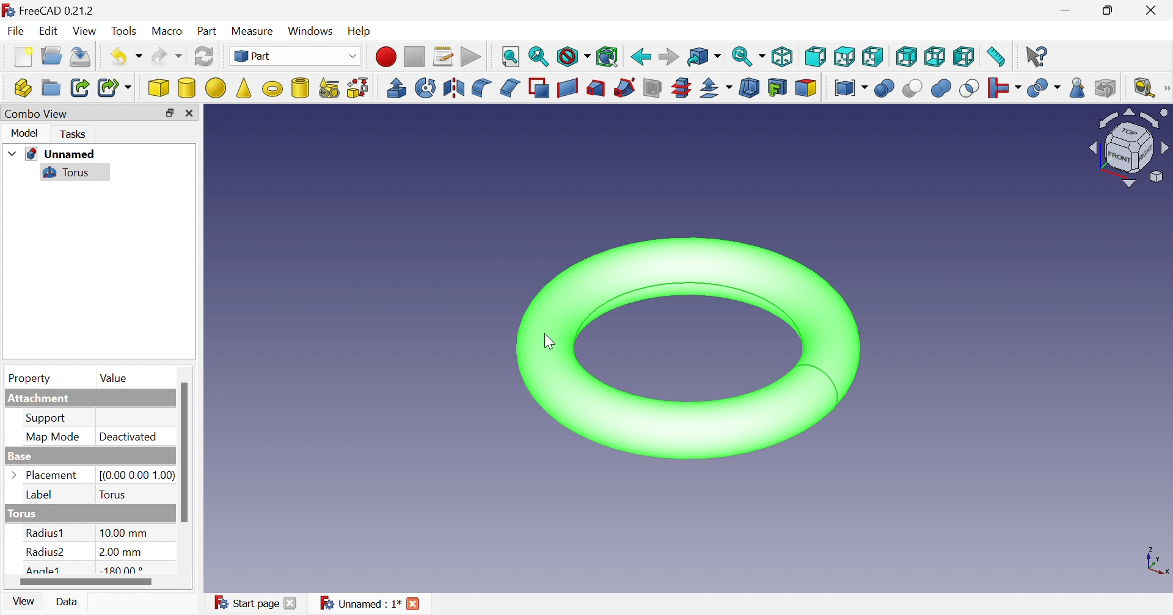 The height and width of the screenshot is (615, 1173). What do you see at coordinates (21, 514) in the screenshot?
I see `Torus` at bounding box center [21, 514].